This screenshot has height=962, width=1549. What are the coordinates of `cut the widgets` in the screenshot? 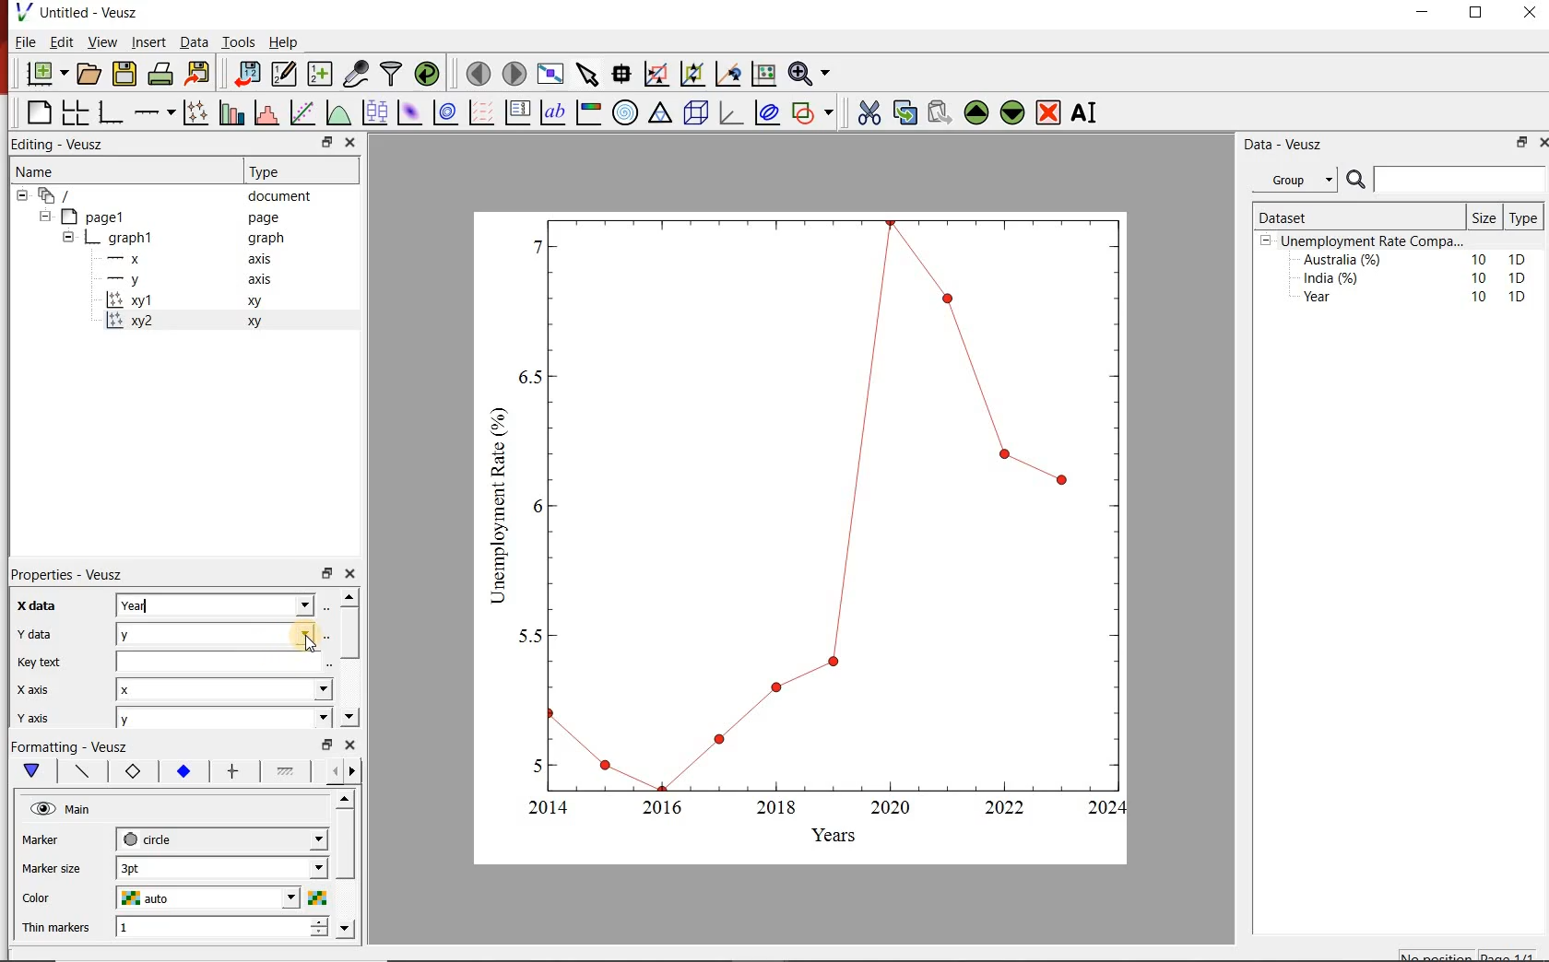 It's located at (869, 112).